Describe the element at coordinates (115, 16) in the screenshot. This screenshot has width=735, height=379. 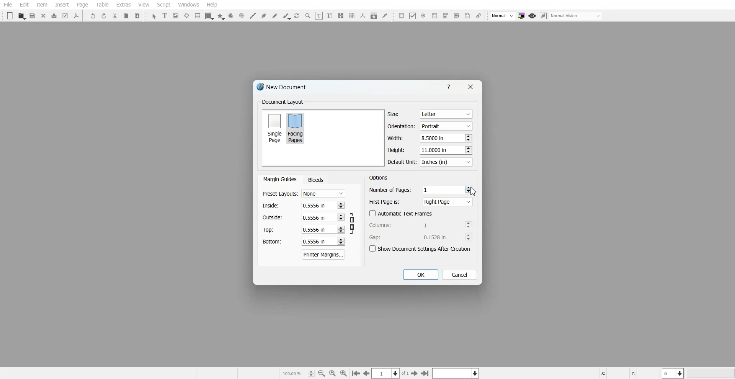
I see `Cut` at that location.